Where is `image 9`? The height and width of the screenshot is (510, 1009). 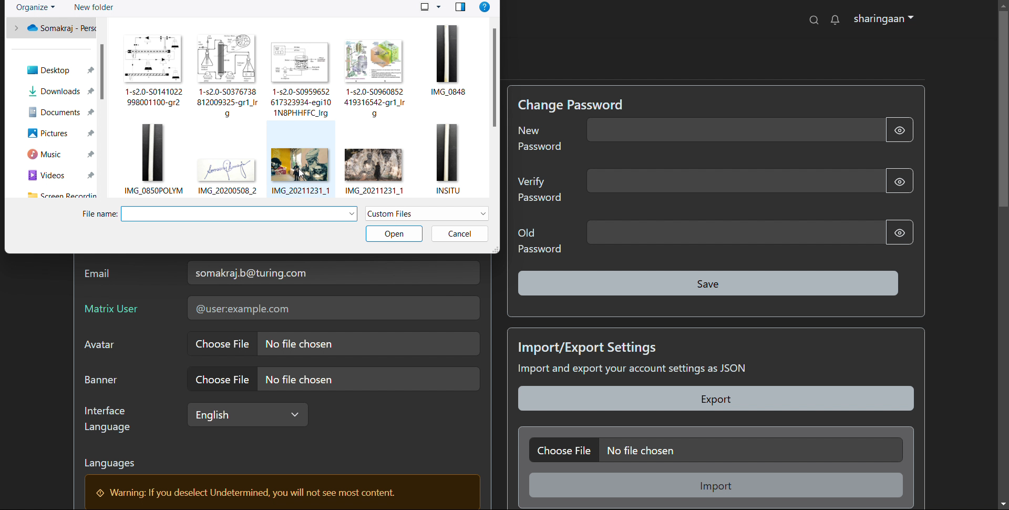
image 9 is located at coordinates (380, 170).